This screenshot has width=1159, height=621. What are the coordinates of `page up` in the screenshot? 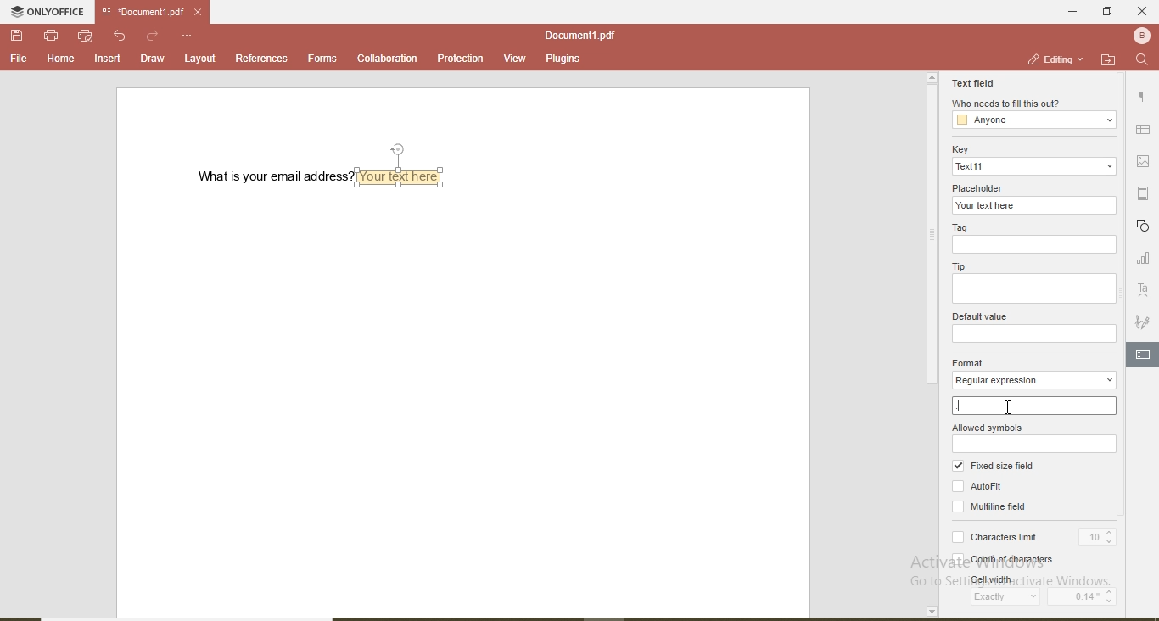 It's located at (932, 78).